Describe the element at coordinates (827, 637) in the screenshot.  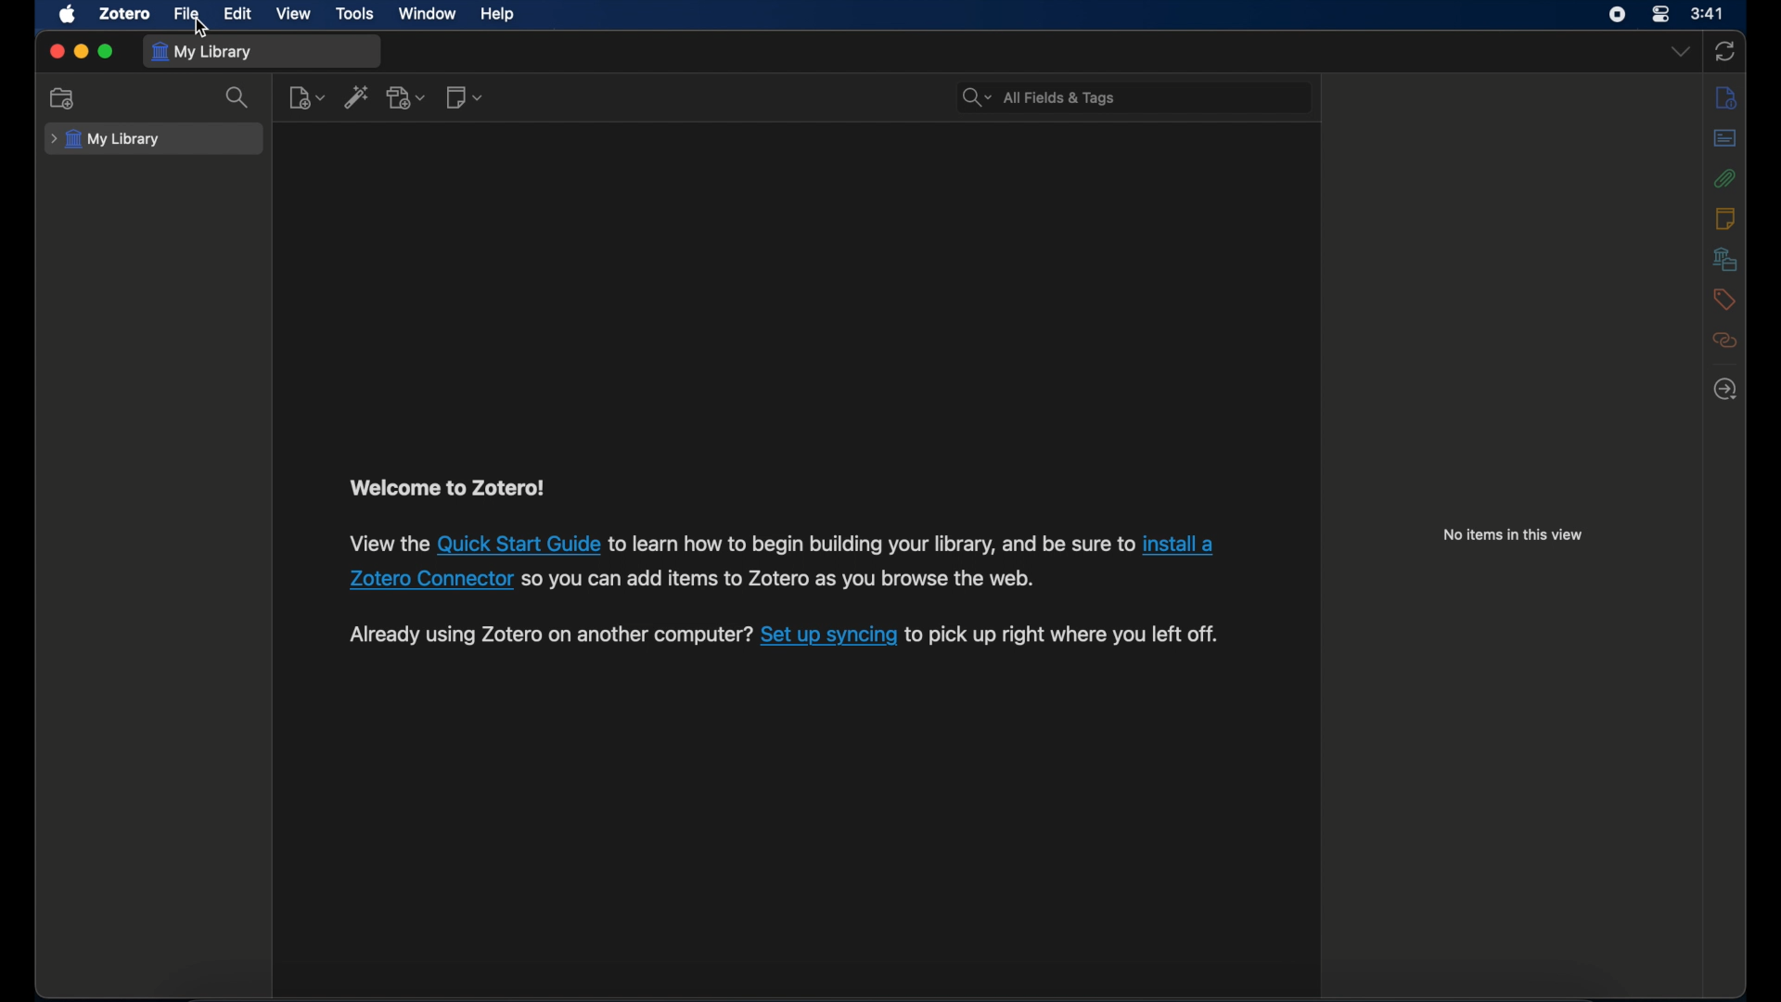
I see `link` at that location.